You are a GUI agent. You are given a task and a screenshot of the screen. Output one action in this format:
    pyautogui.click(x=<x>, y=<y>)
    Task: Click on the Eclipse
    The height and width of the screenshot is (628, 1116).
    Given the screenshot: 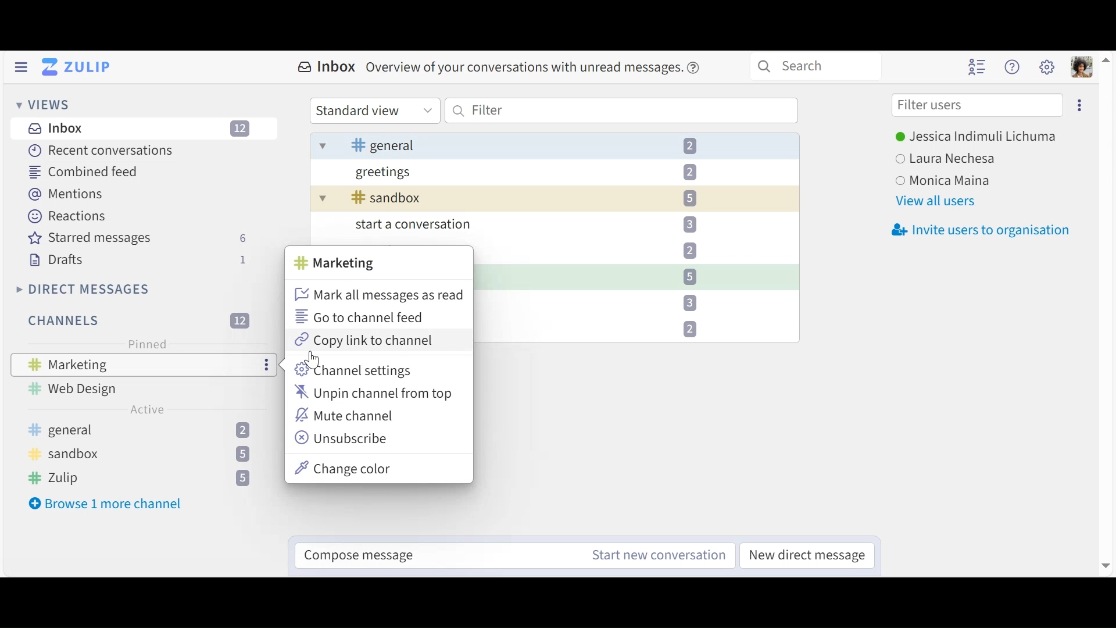 What is the action you would take?
    pyautogui.click(x=1078, y=105)
    